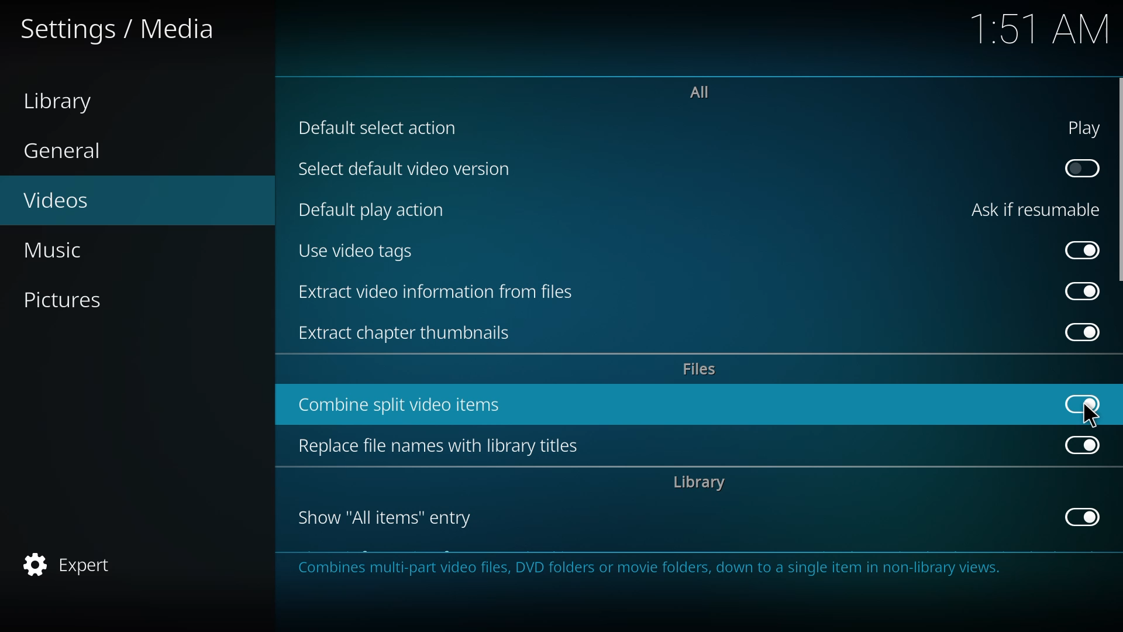  What do you see at coordinates (1091, 418) in the screenshot?
I see `cursor` at bounding box center [1091, 418].